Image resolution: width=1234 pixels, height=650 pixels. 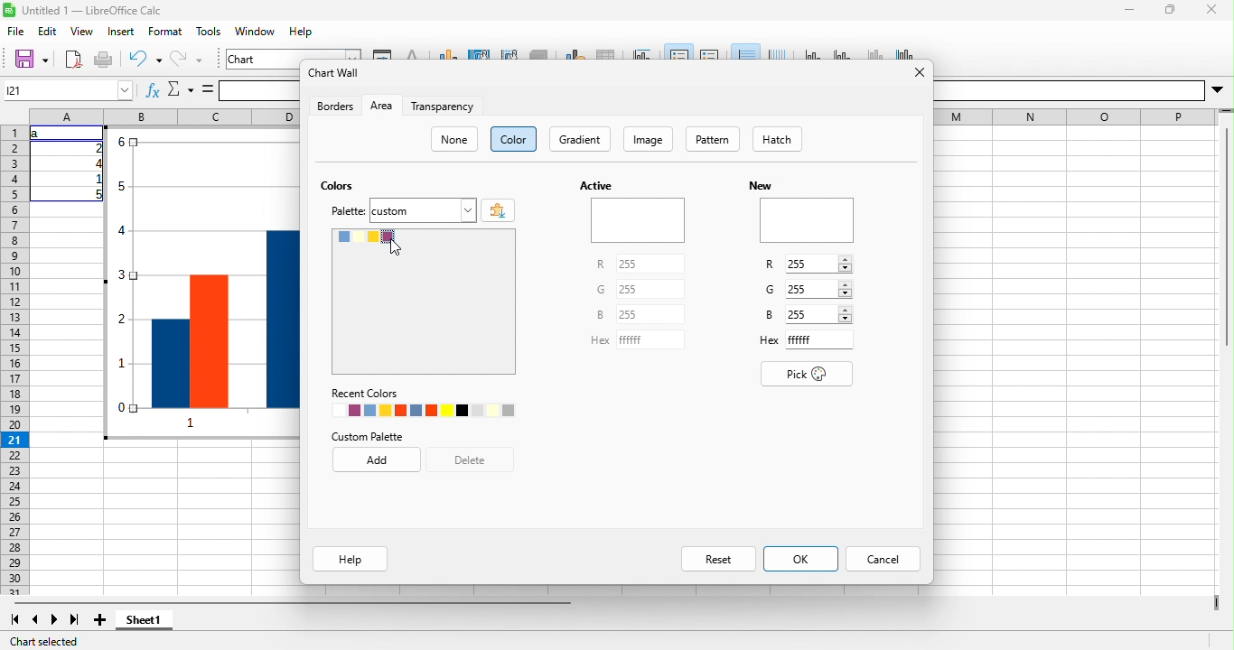 What do you see at coordinates (96, 148) in the screenshot?
I see `2` at bounding box center [96, 148].